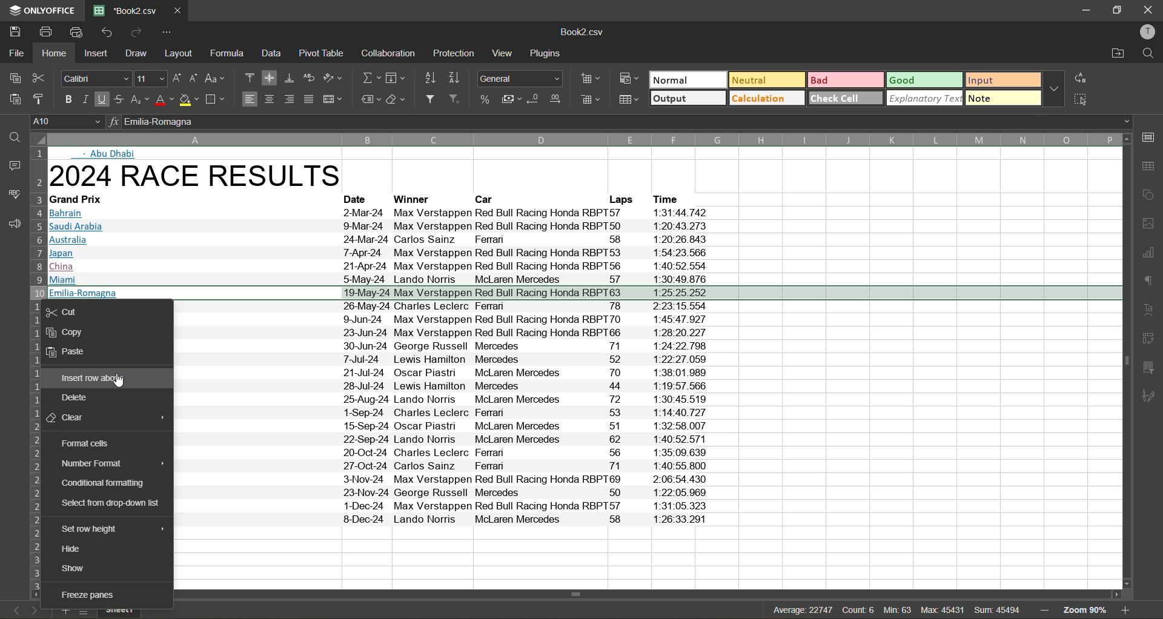 This screenshot has width=1163, height=619. Describe the element at coordinates (628, 101) in the screenshot. I see `format as table` at that location.